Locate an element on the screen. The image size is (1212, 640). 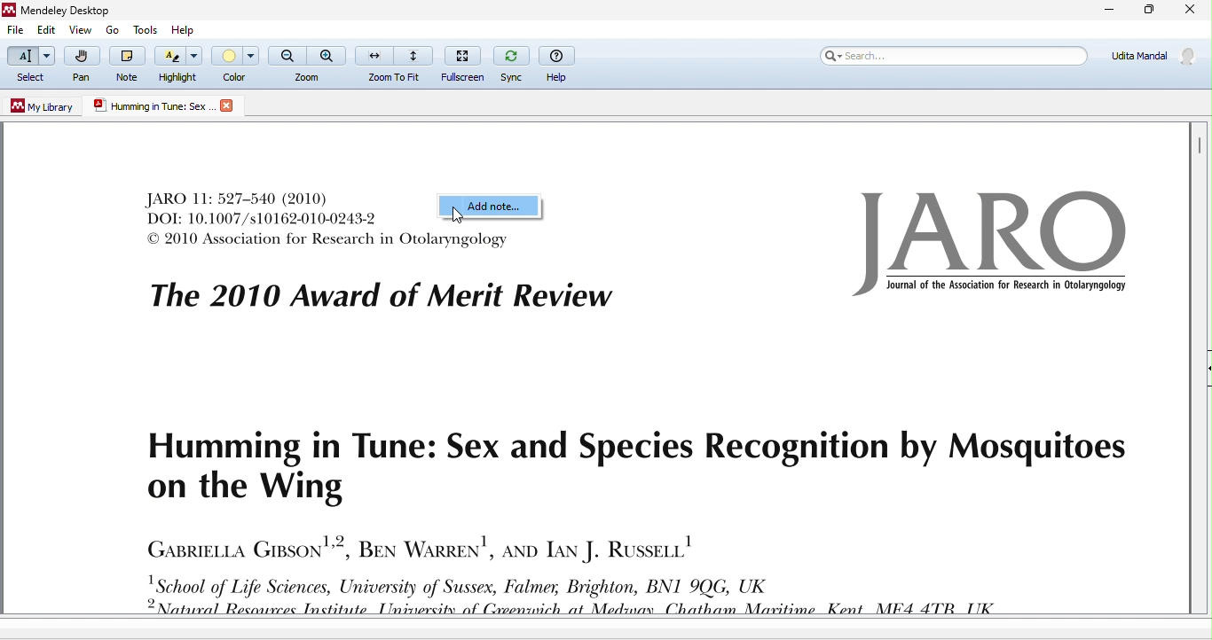
close is located at coordinates (1189, 11).